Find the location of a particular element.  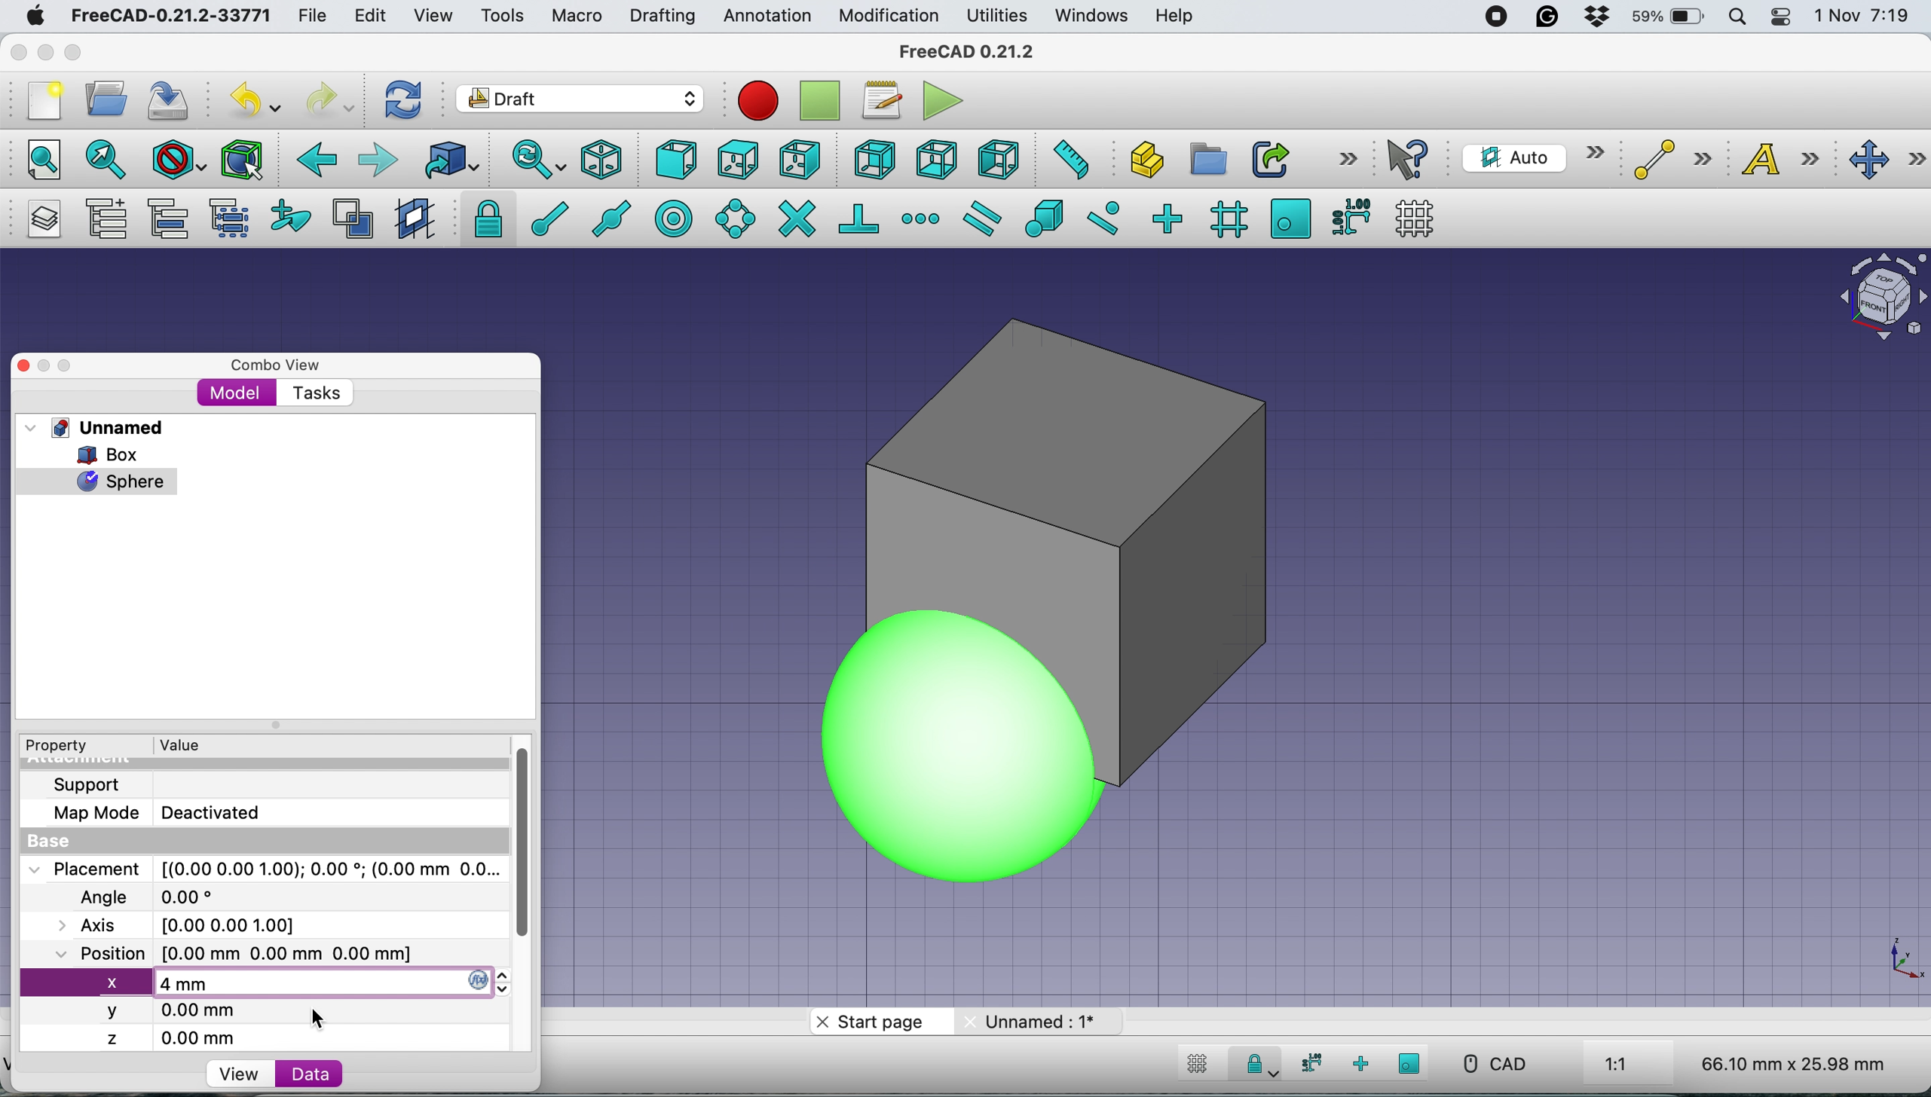

property is located at coordinates (68, 746).